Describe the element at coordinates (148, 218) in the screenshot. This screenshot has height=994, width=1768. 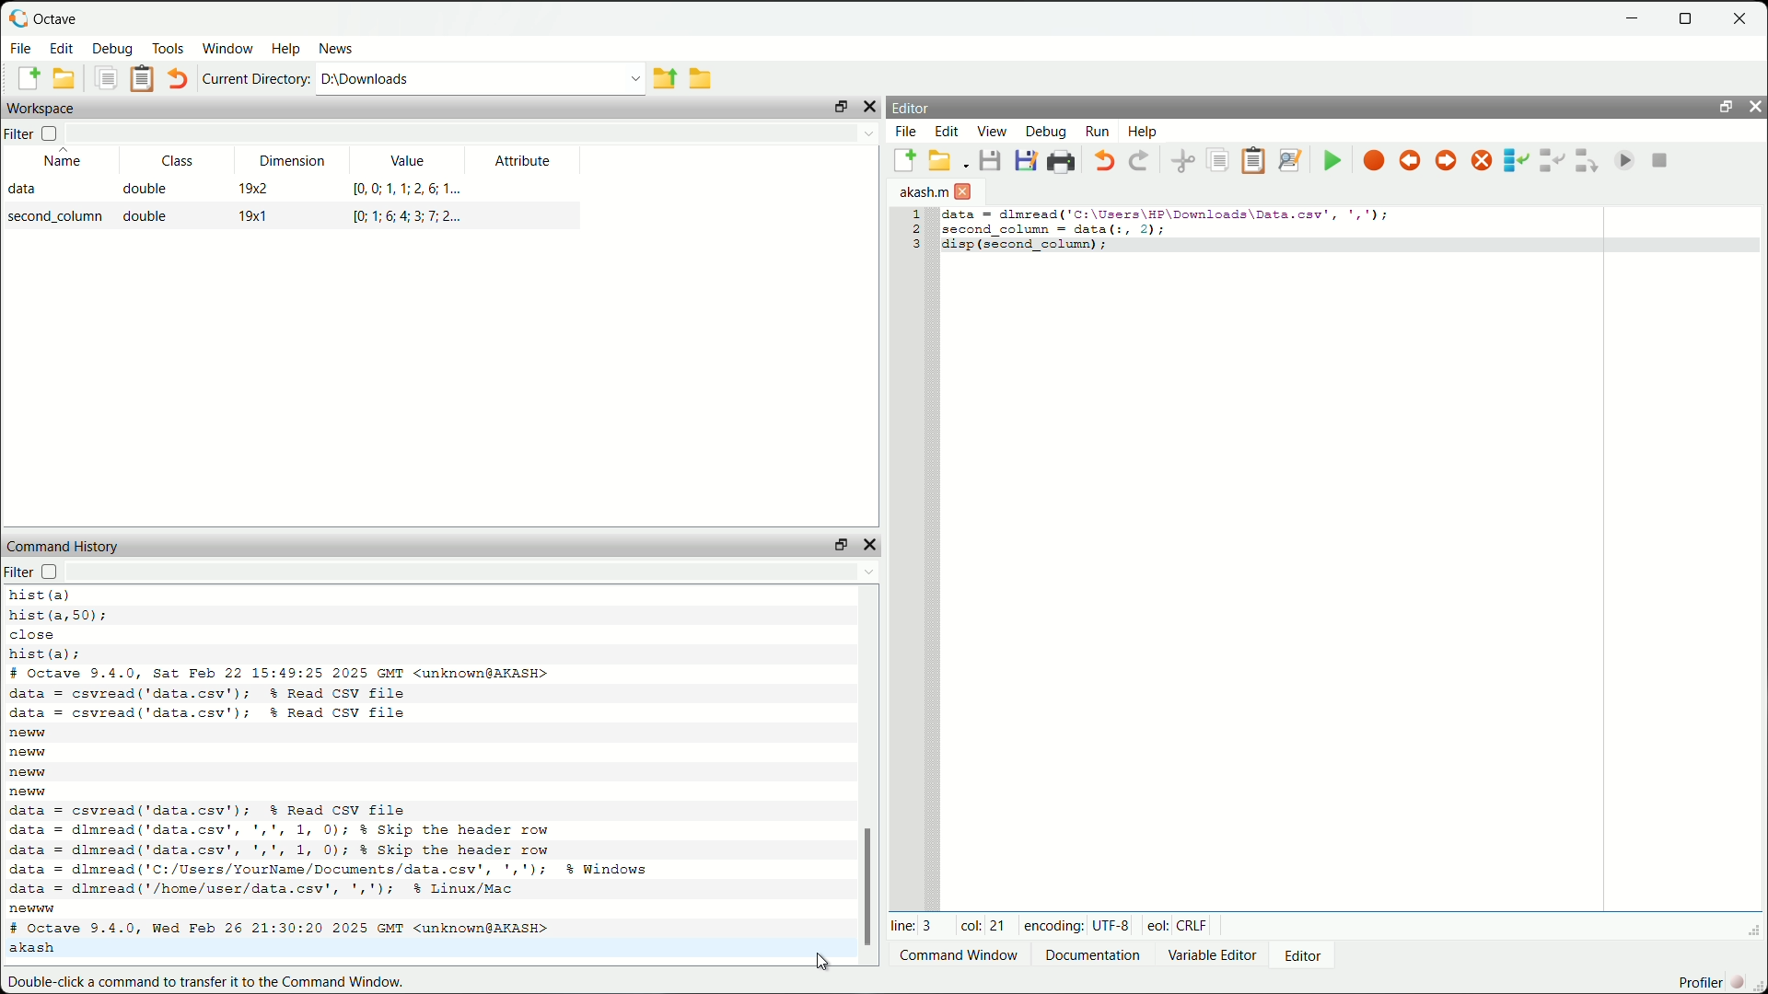
I see `double` at that location.